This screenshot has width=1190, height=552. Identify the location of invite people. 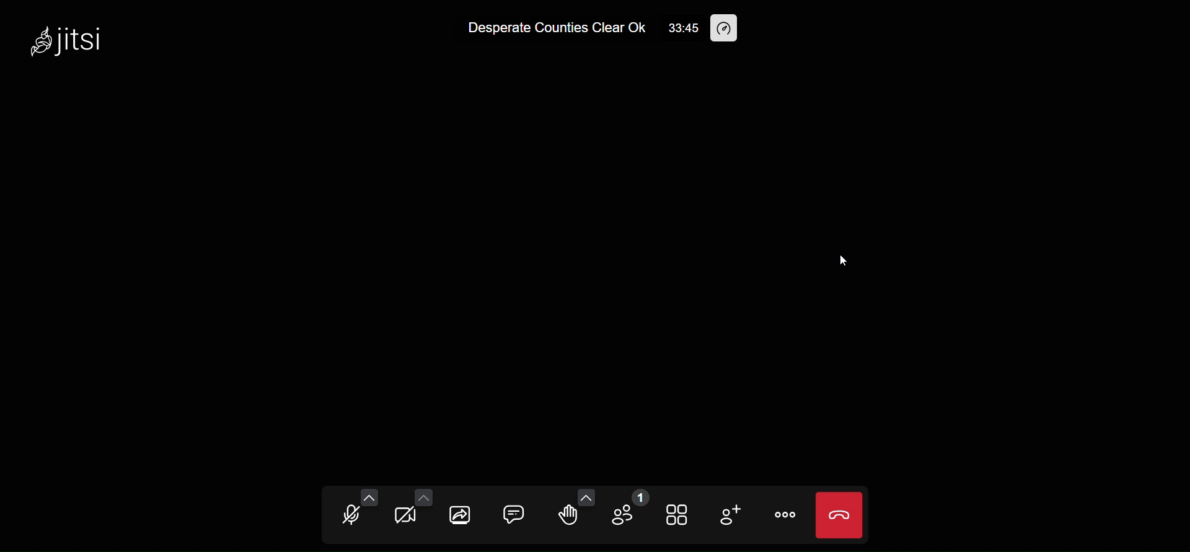
(730, 514).